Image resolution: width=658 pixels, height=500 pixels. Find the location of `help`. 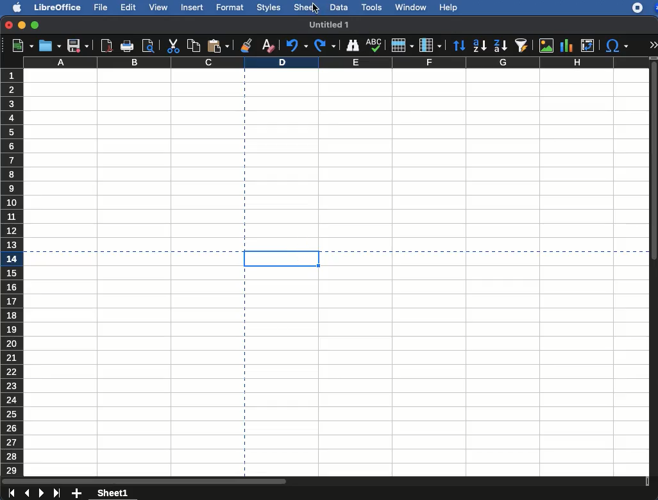

help is located at coordinates (449, 8).